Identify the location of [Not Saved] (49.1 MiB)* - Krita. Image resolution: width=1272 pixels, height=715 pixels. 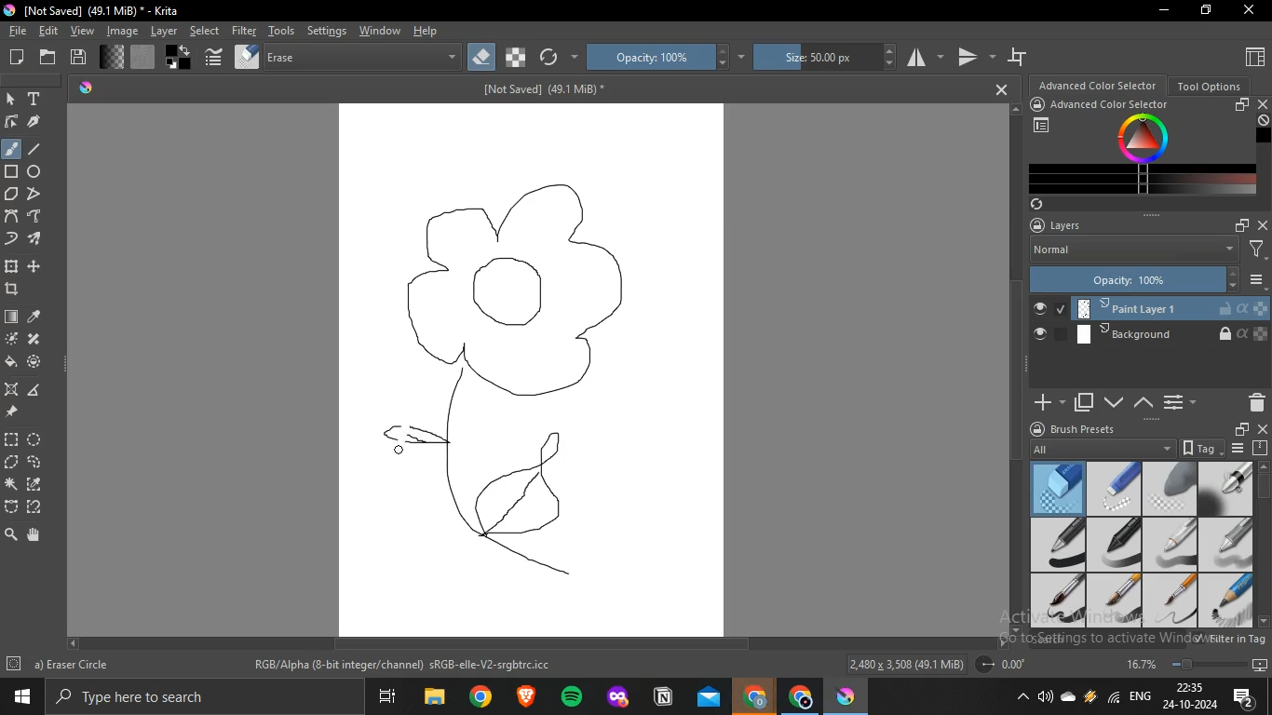
(107, 12).